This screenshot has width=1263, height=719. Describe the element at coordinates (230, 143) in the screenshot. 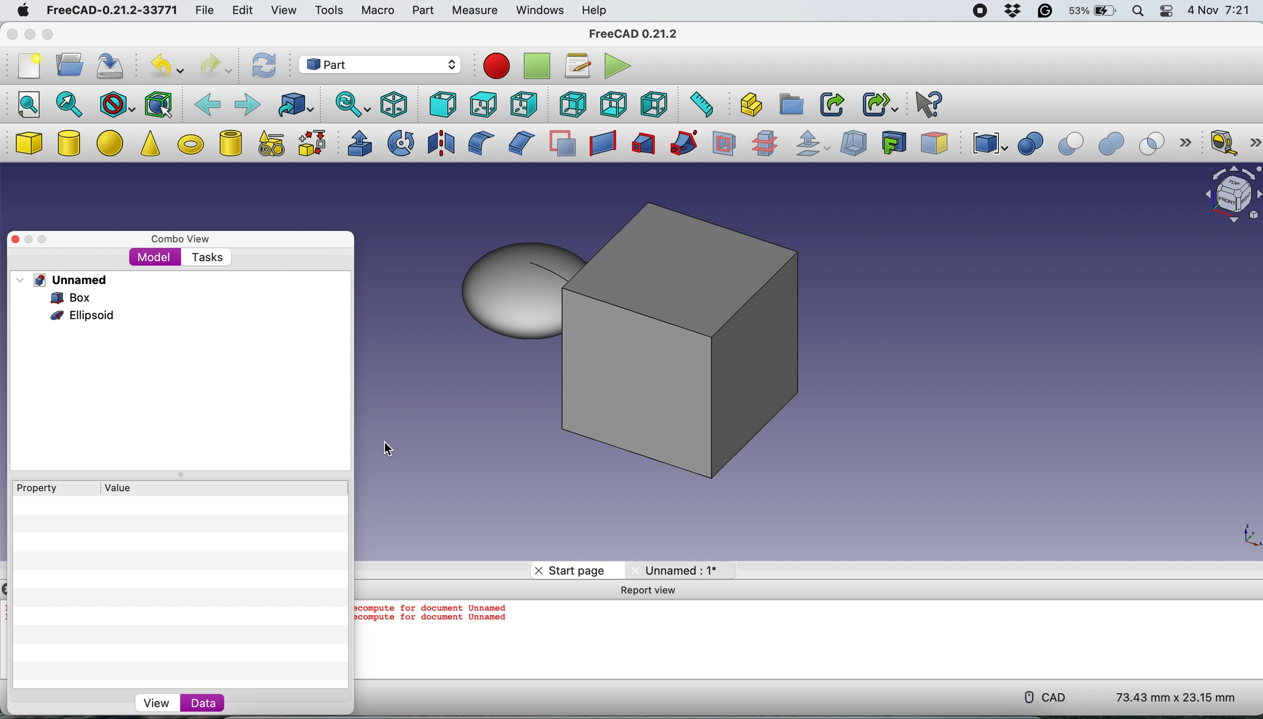

I see `create tube` at that location.